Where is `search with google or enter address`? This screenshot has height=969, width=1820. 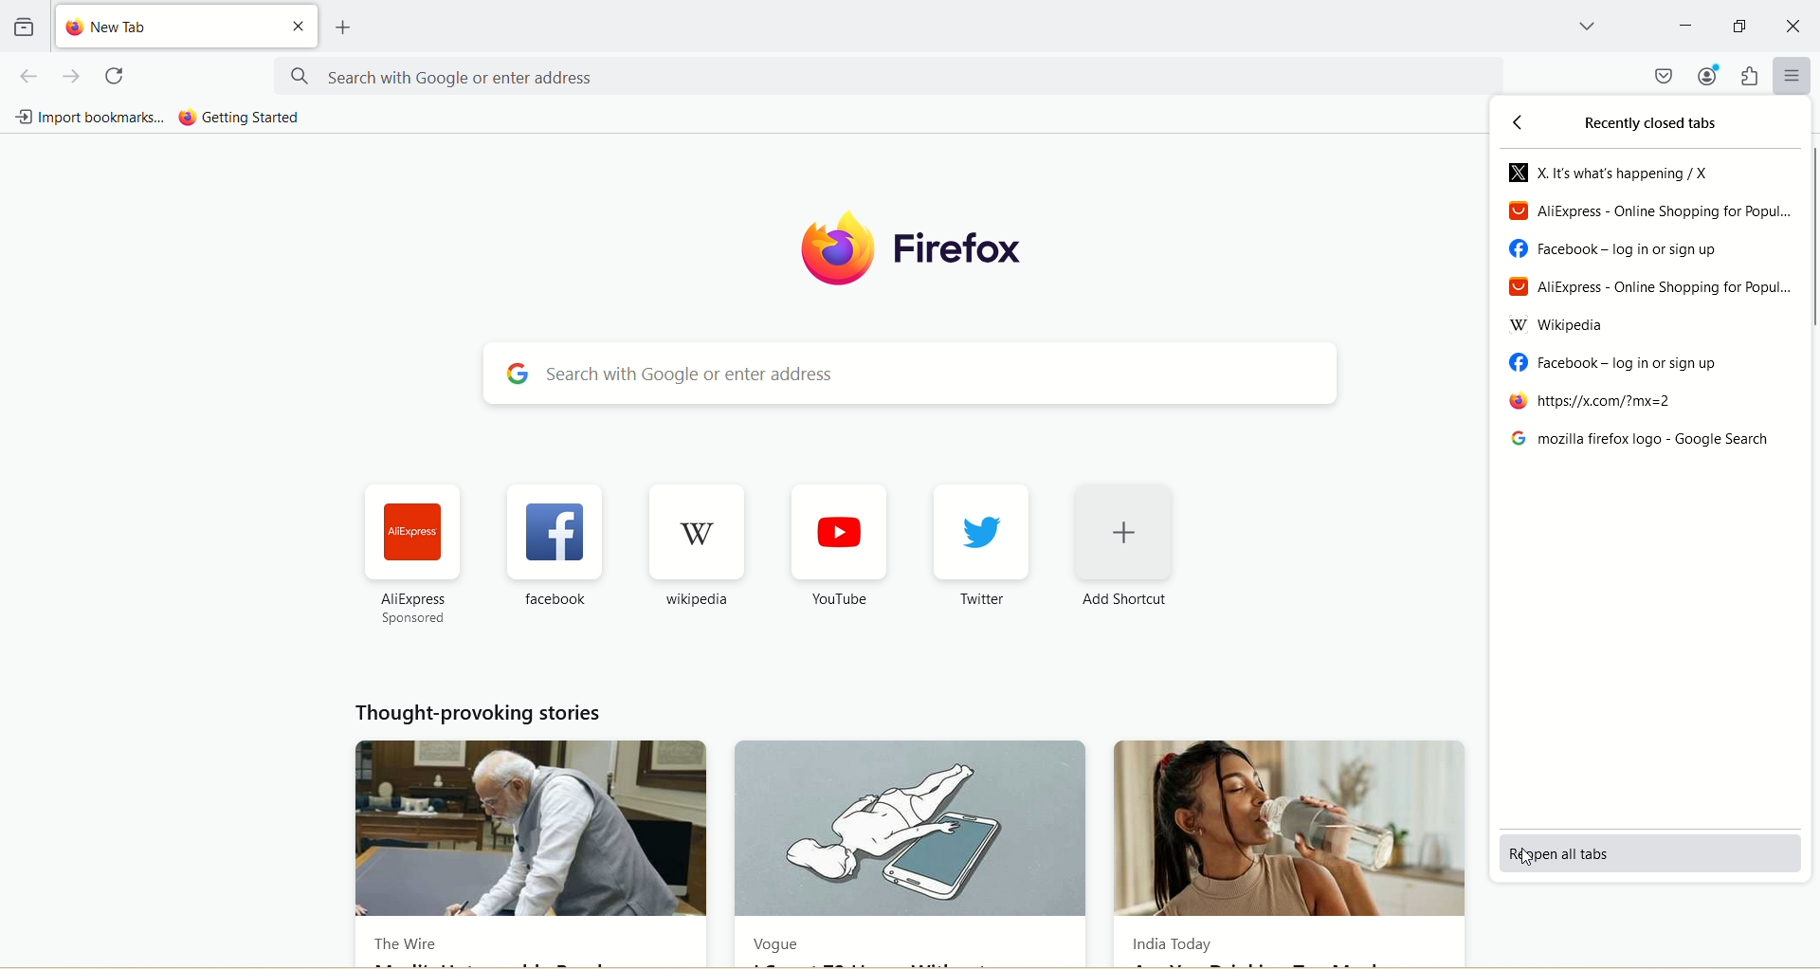
search with google or enter address is located at coordinates (908, 372).